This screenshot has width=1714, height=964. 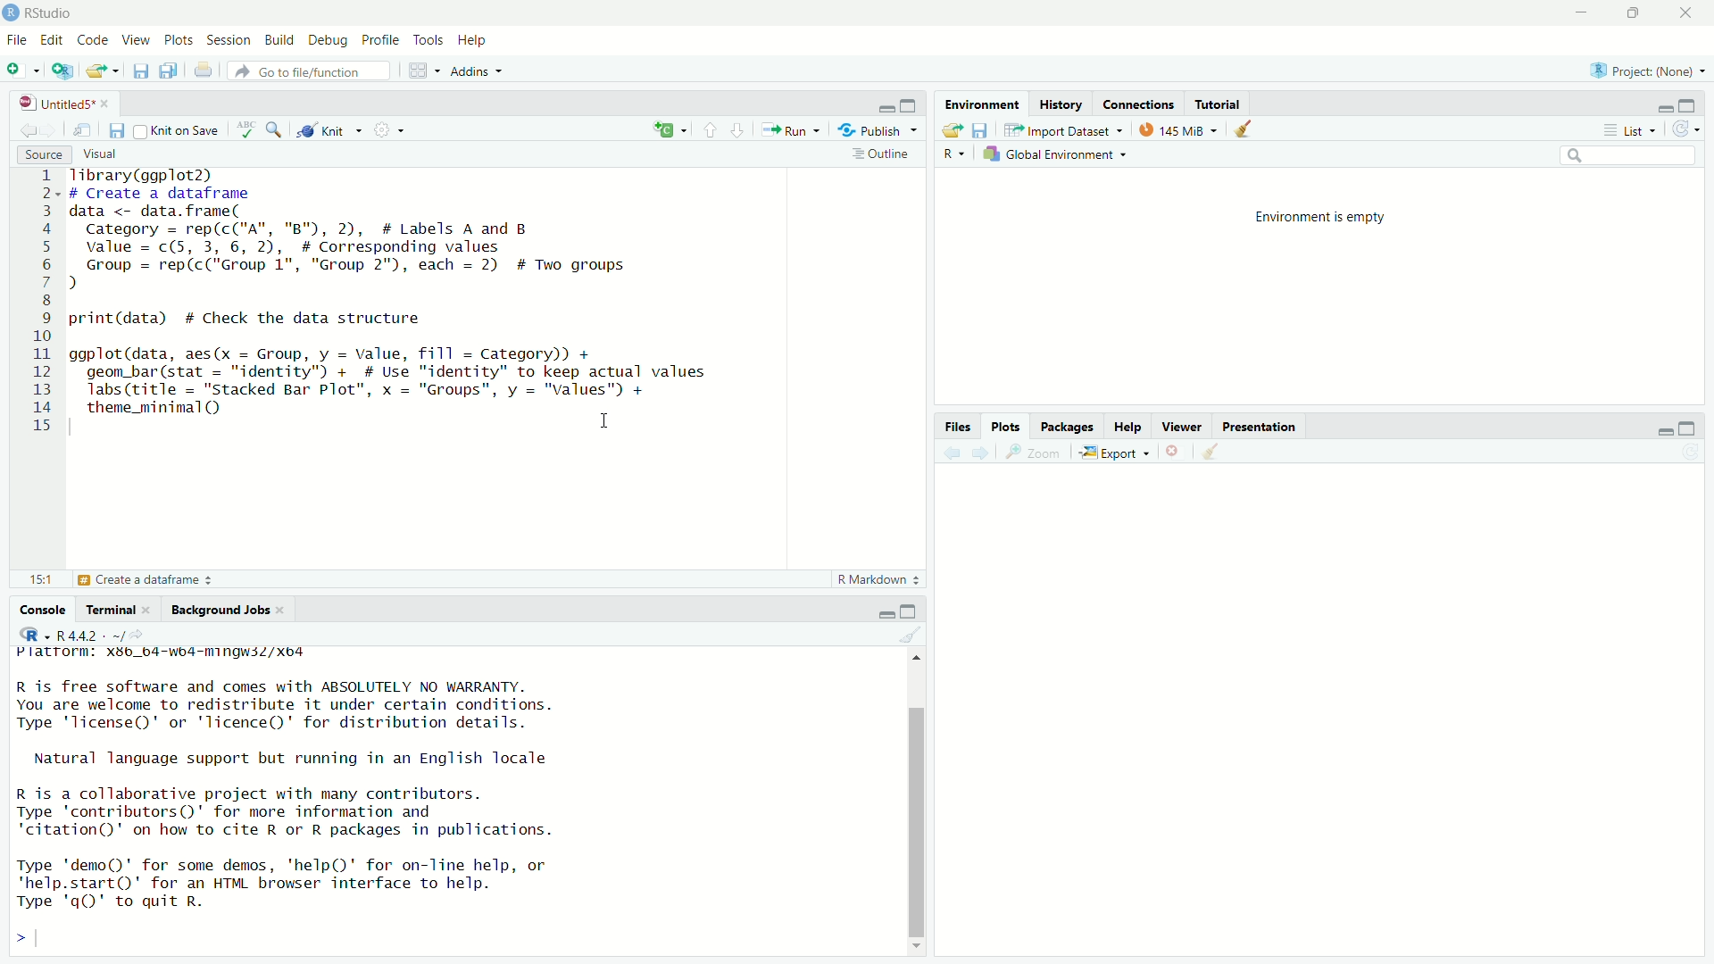 What do you see at coordinates (144, 581) in the screenshot?
I see `Create a dataframe` at bounding box center [144, 581].